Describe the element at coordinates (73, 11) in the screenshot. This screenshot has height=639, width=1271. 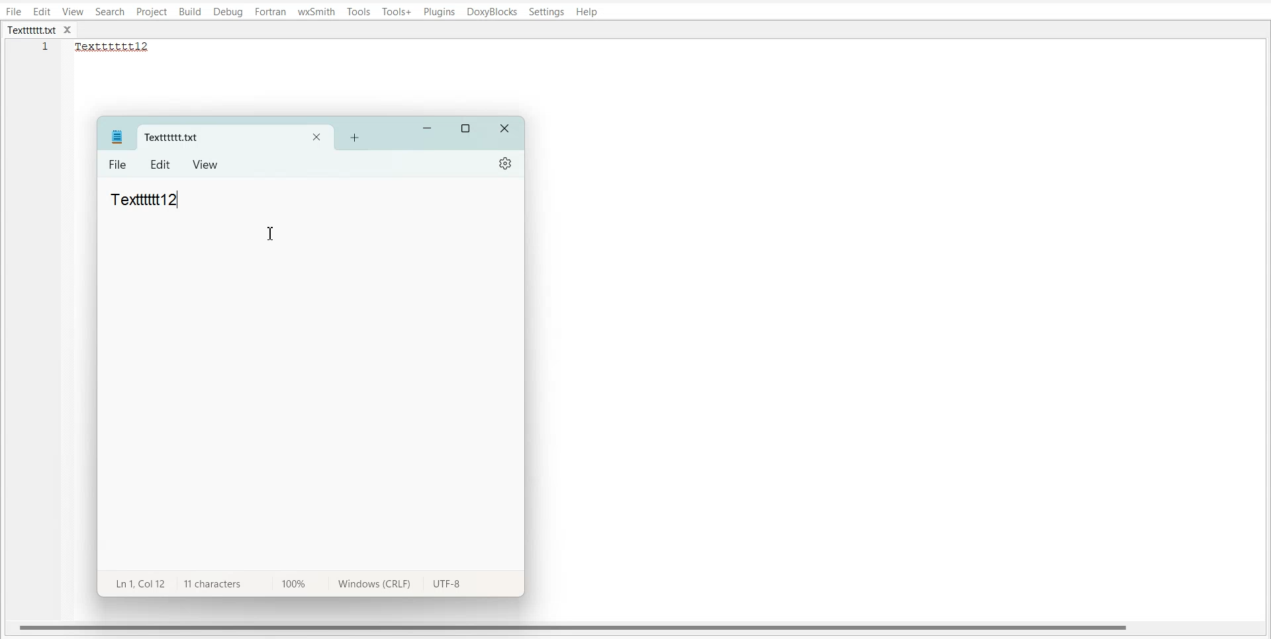
I see `View` at that location.